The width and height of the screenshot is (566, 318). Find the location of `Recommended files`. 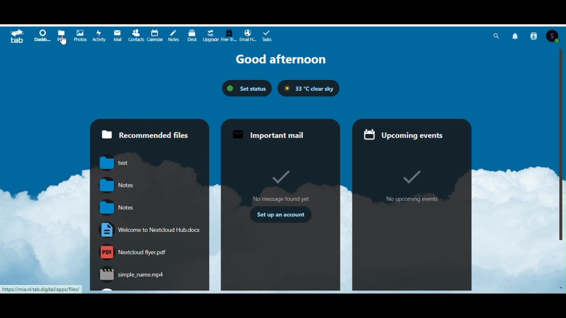

Recommended files is located at coordinates (148, 134).